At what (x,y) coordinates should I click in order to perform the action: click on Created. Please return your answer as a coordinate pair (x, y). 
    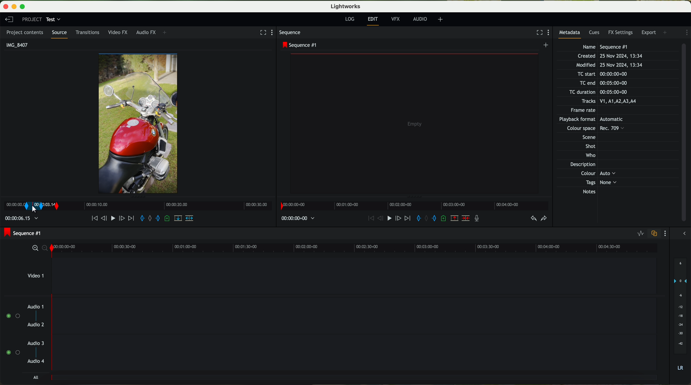
    Looking at the image, I should click on (610, 56).